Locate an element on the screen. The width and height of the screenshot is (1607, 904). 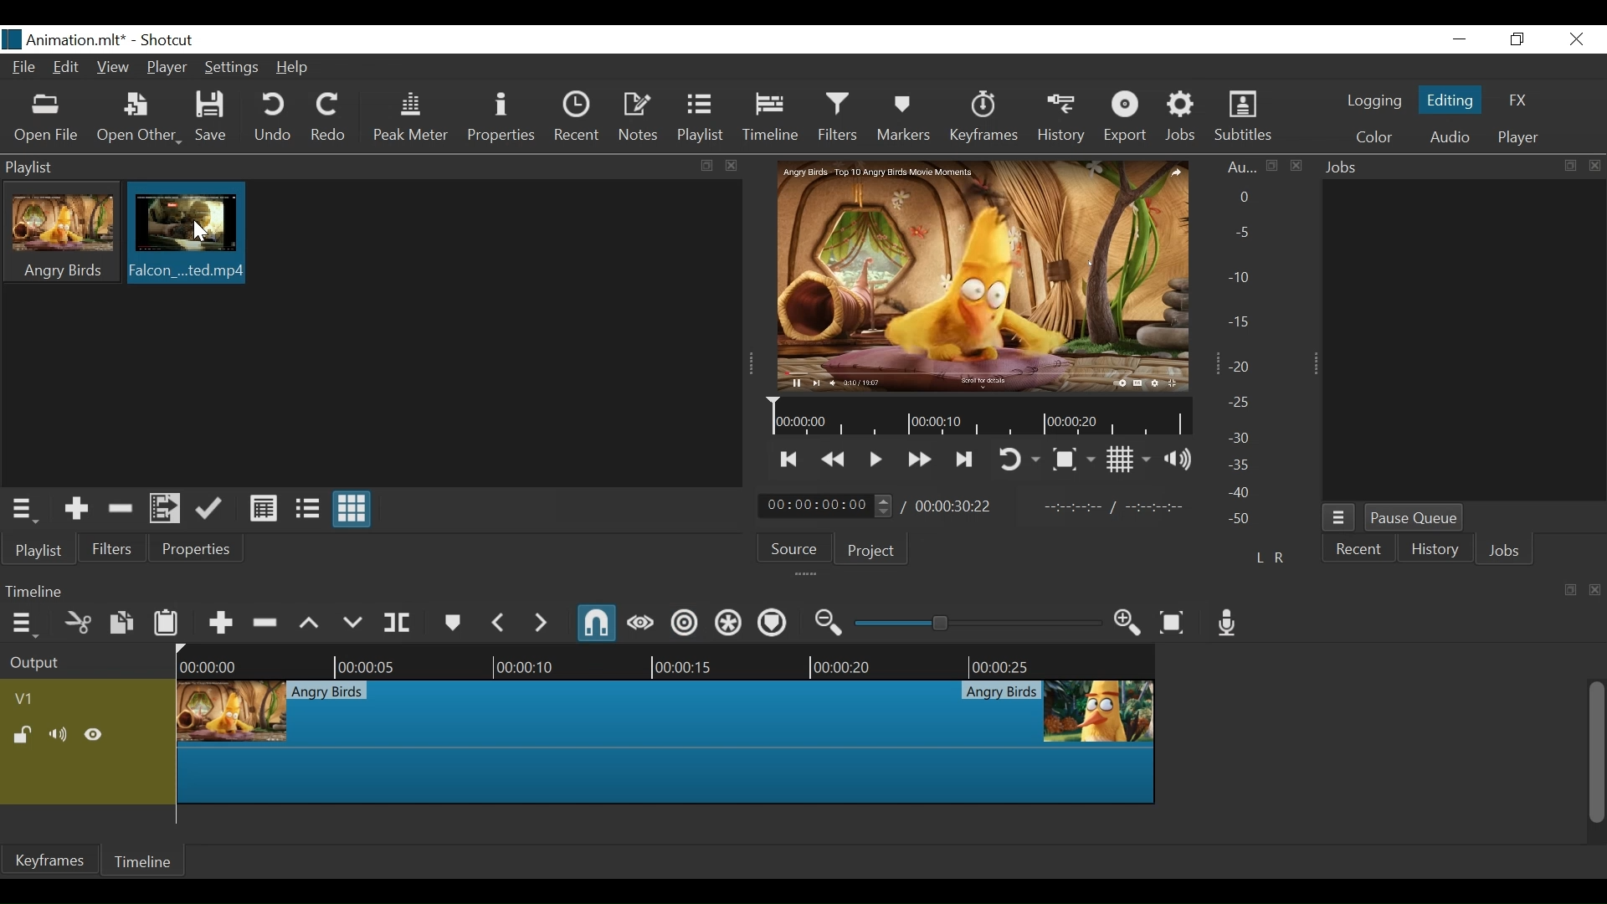
Ripple all tracks is located at coordinates (729, 624).